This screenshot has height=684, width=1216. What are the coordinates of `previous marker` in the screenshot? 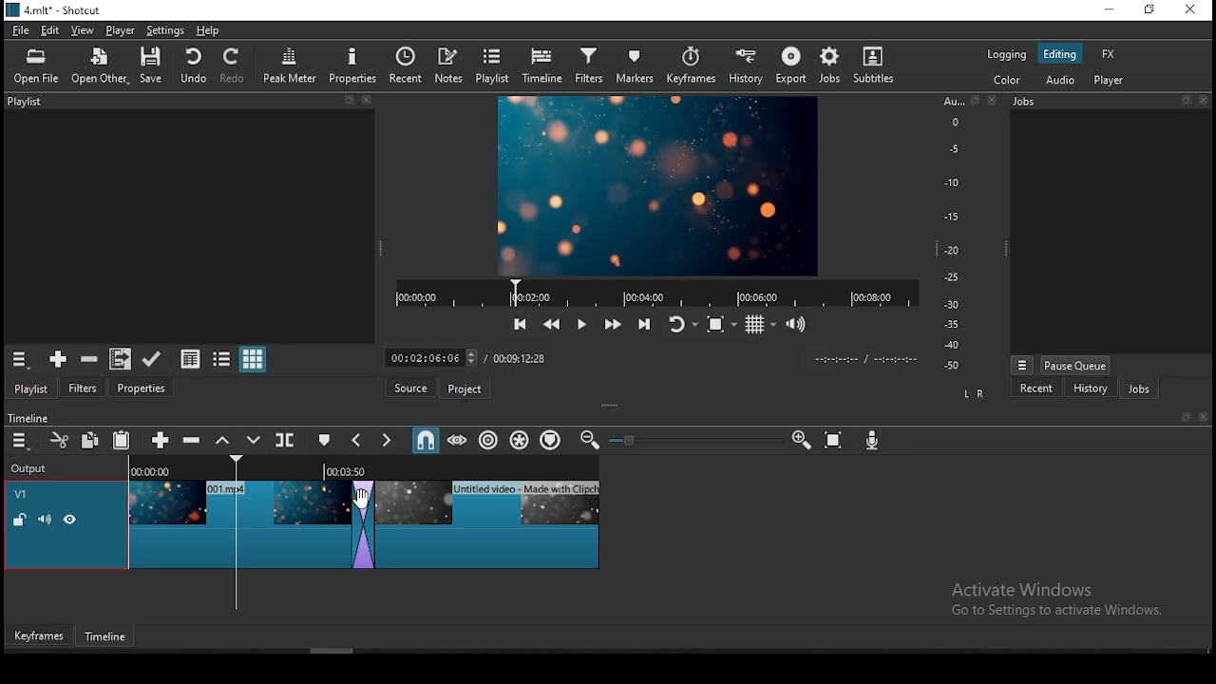 It's located at (356, 441).